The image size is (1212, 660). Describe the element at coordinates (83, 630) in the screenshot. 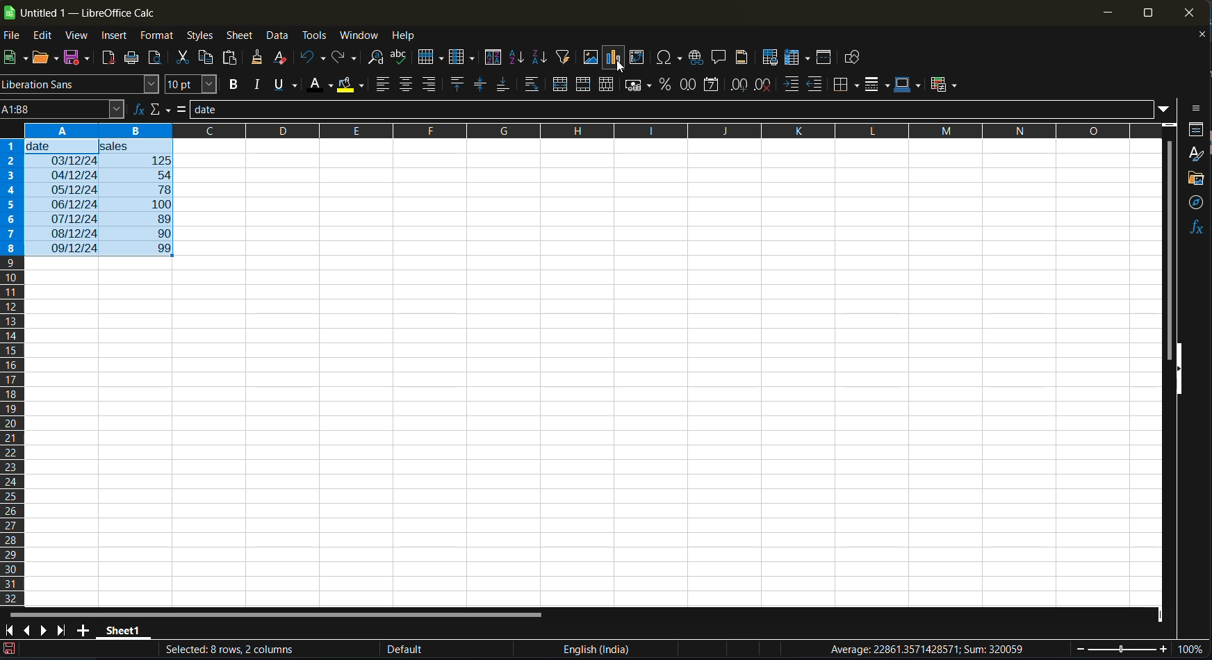

I see `add a new sheet` at that location.